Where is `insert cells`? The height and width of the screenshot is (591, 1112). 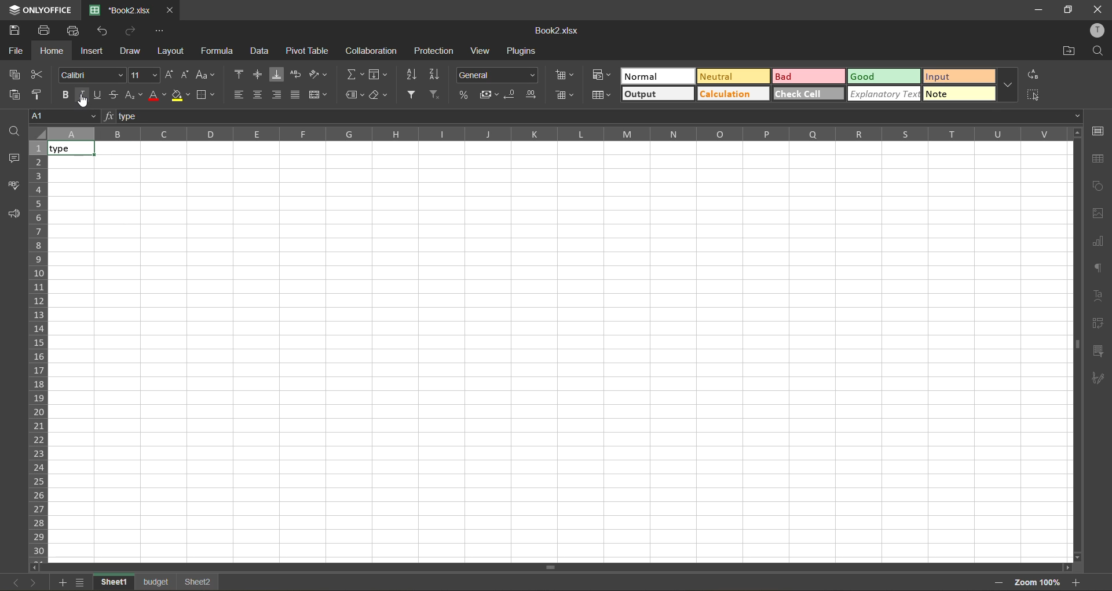 insert cells is located at coordinates (564, 74).